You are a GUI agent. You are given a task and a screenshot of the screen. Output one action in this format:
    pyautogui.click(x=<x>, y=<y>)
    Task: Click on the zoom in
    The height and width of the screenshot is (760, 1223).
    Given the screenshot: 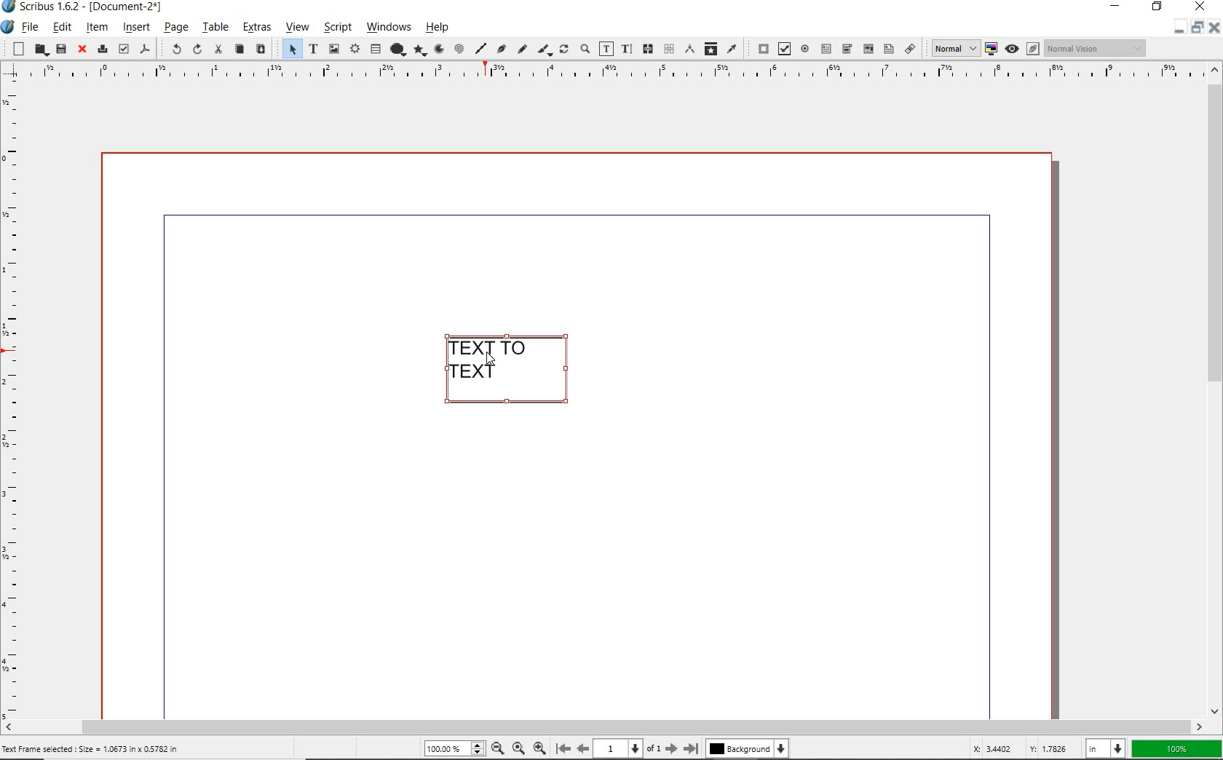 What is the action you would take?
    pyautogui.click(x=542, y=746)
    